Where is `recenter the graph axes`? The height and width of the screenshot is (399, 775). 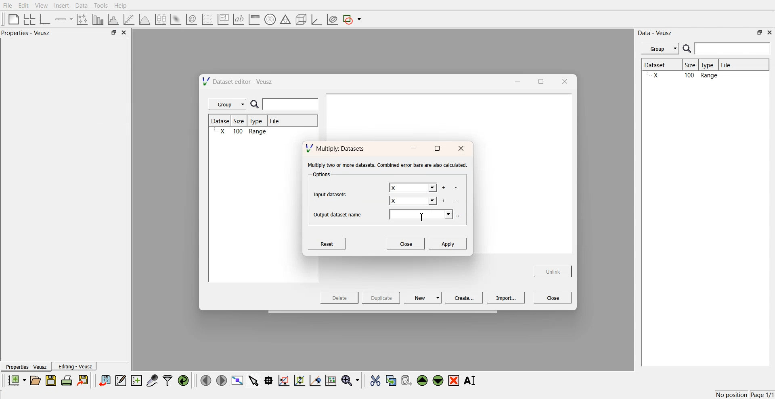 recenter the graph axes is located at coordinates (315, 380).